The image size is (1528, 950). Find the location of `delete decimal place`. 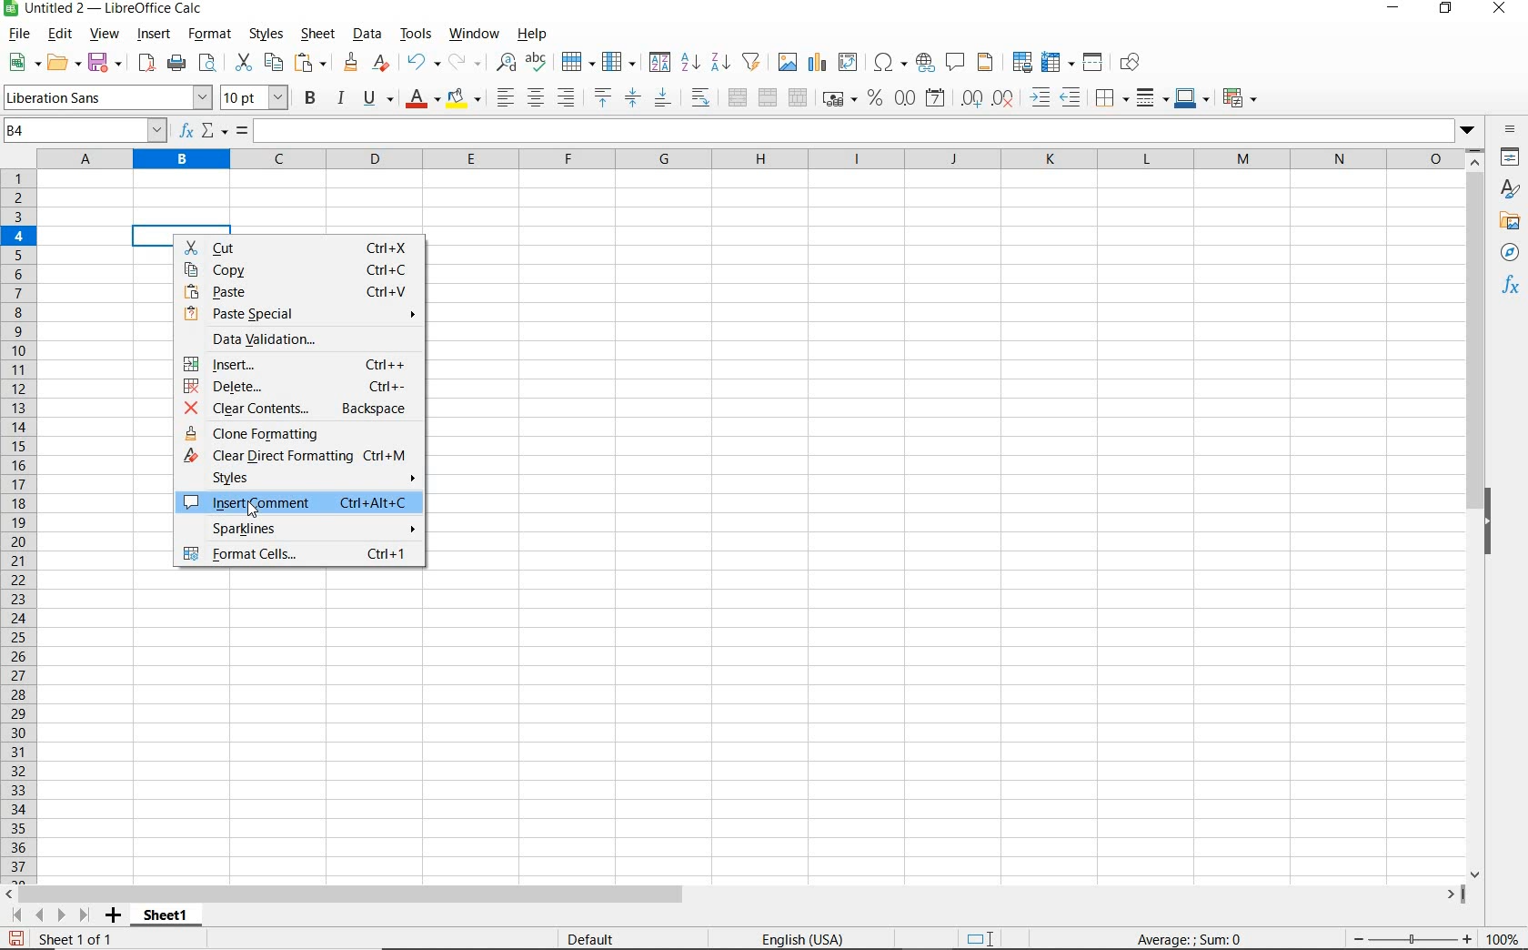

delete decimal place is located at coordinates (1003, 97).